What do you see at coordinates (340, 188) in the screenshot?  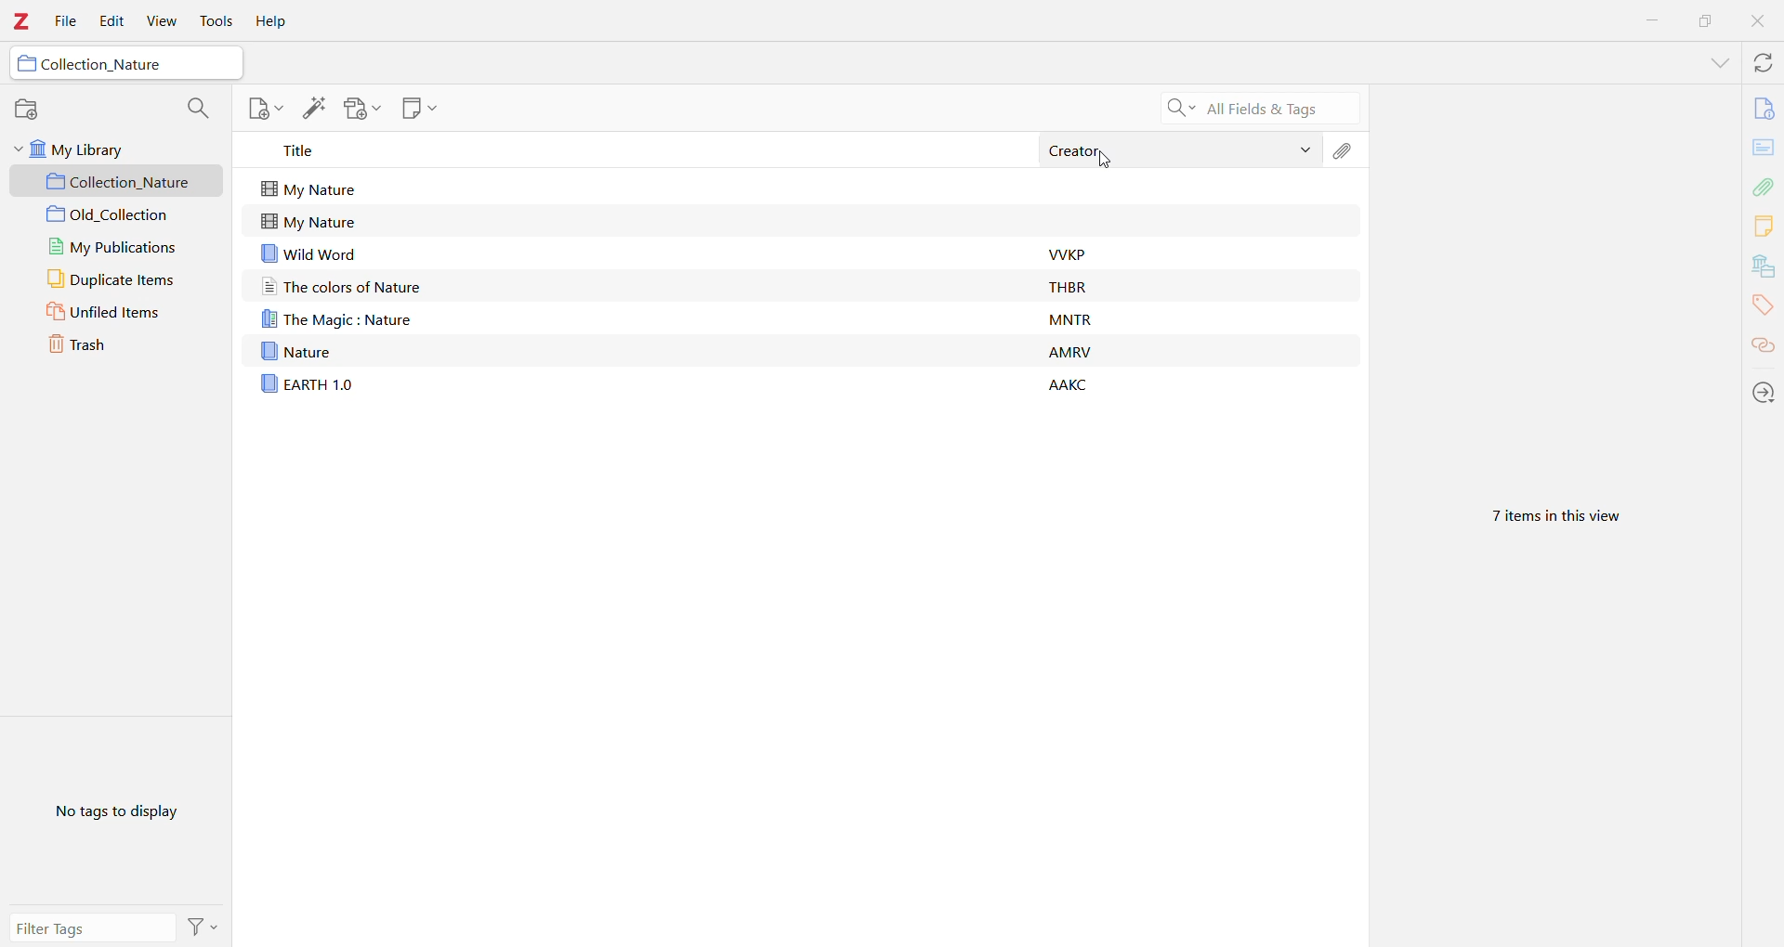 I see `My nature` at bounding box center [340, 188].